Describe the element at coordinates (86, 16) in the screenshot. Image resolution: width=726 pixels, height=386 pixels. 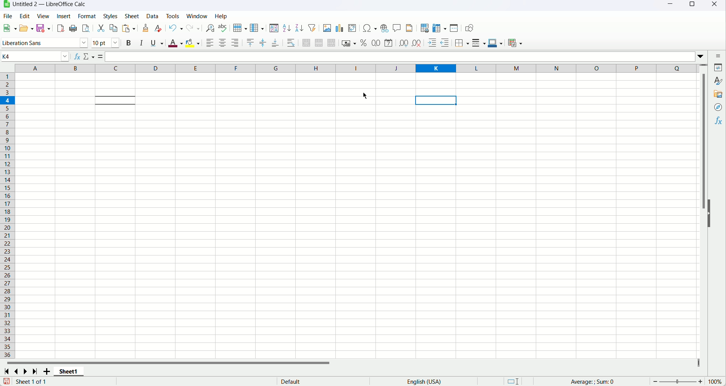
I see `Format` at that location.